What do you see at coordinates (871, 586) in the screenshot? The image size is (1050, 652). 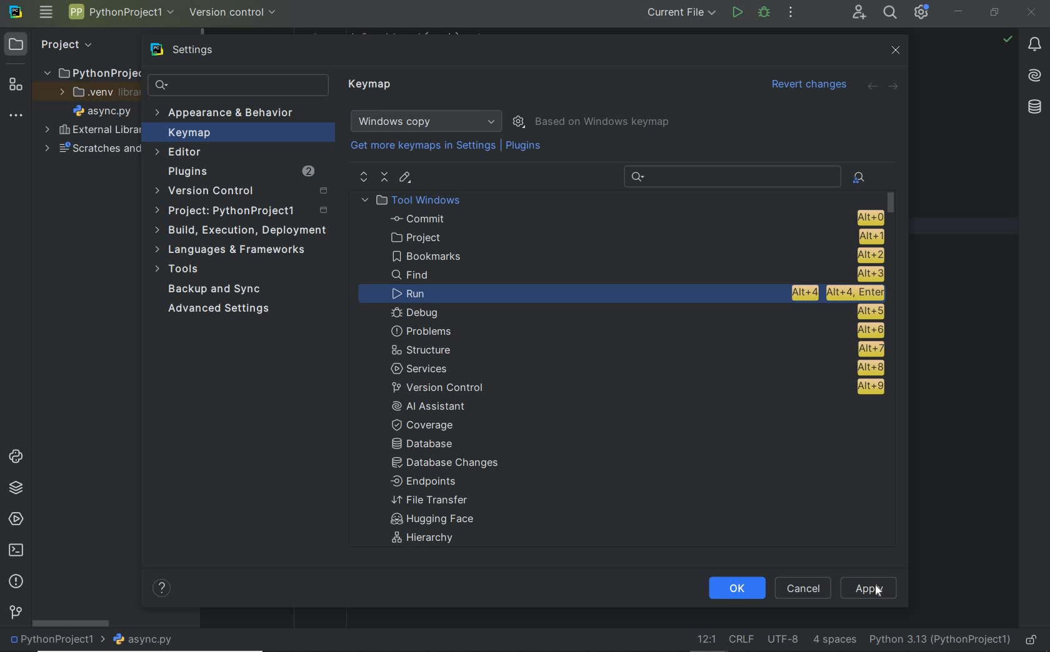 I see `Apply` at bounding box center [871, 586].